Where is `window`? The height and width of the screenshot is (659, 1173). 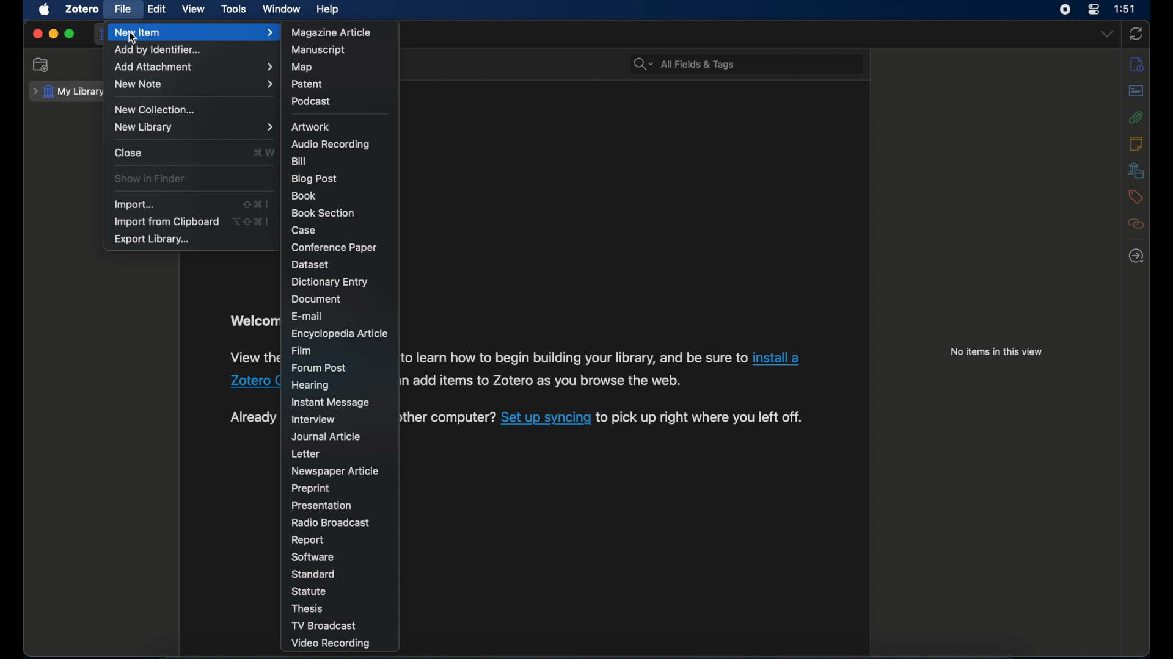
window is located at coordinates (282, 9).